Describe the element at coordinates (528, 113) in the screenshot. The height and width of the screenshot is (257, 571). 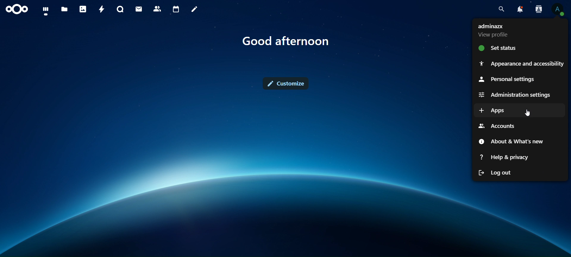
I see `cursor` at that location.